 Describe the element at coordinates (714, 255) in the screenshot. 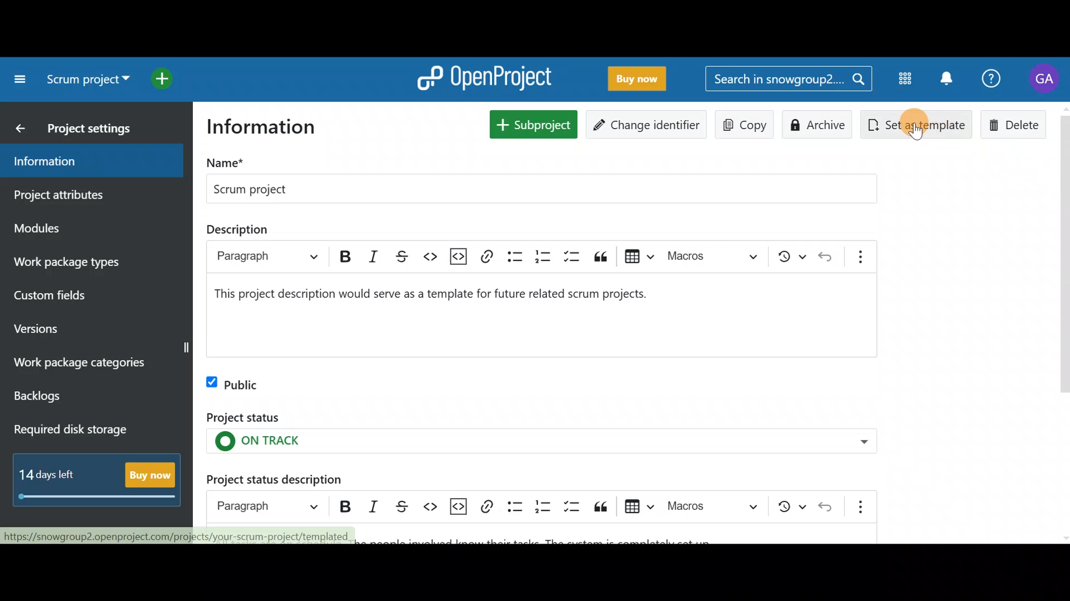

I see `choose macro` at that location.